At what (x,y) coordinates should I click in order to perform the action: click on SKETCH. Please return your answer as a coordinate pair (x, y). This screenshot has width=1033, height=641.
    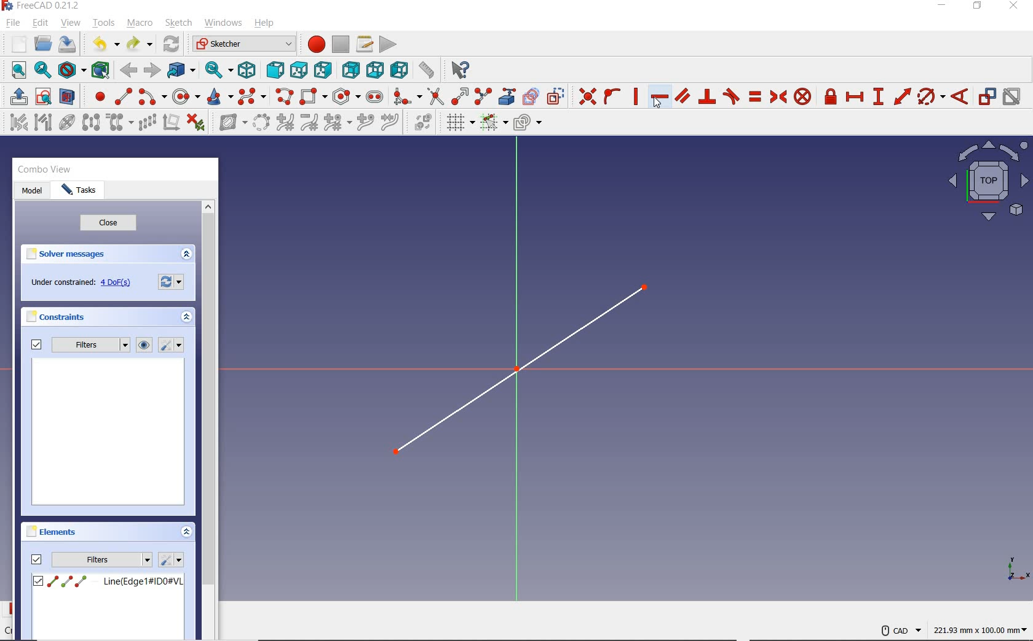
    Looking at the image, I should click on (178, 23).